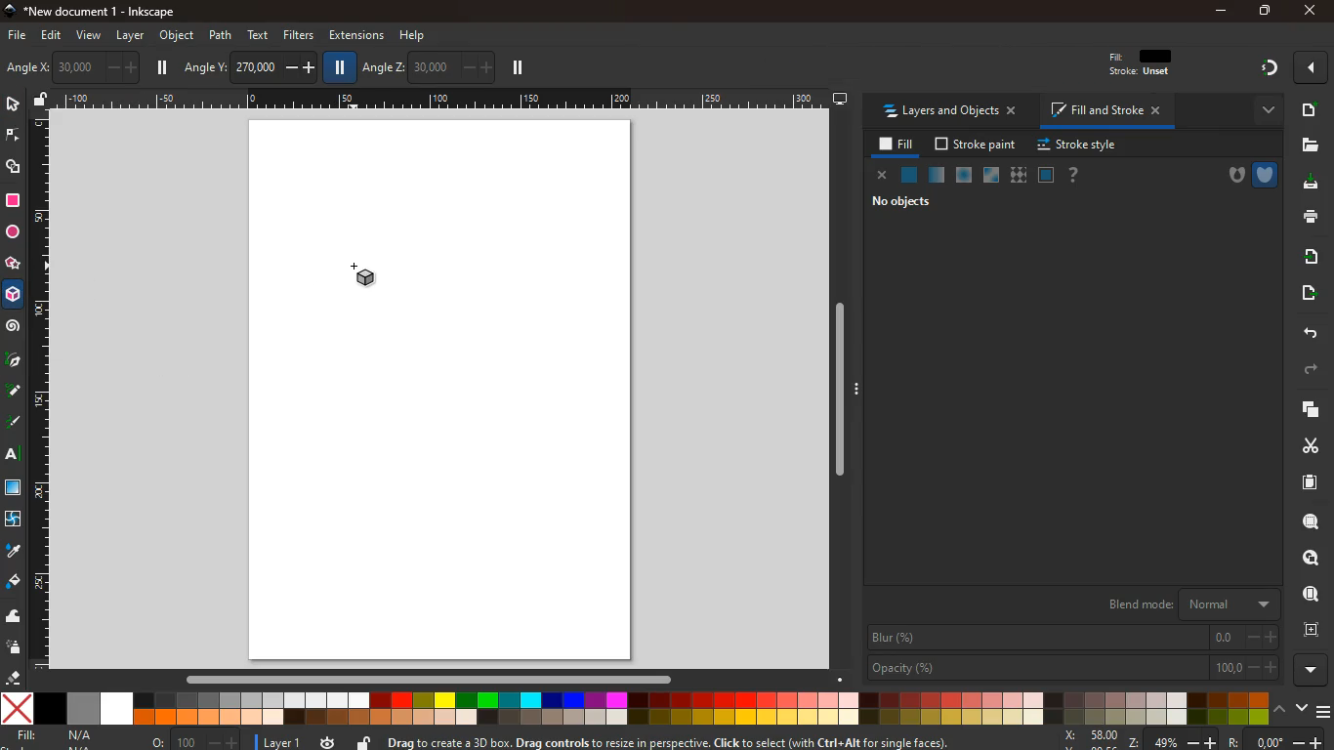 The image size is (1334, 750). I want to click on color, so click(634, 709).